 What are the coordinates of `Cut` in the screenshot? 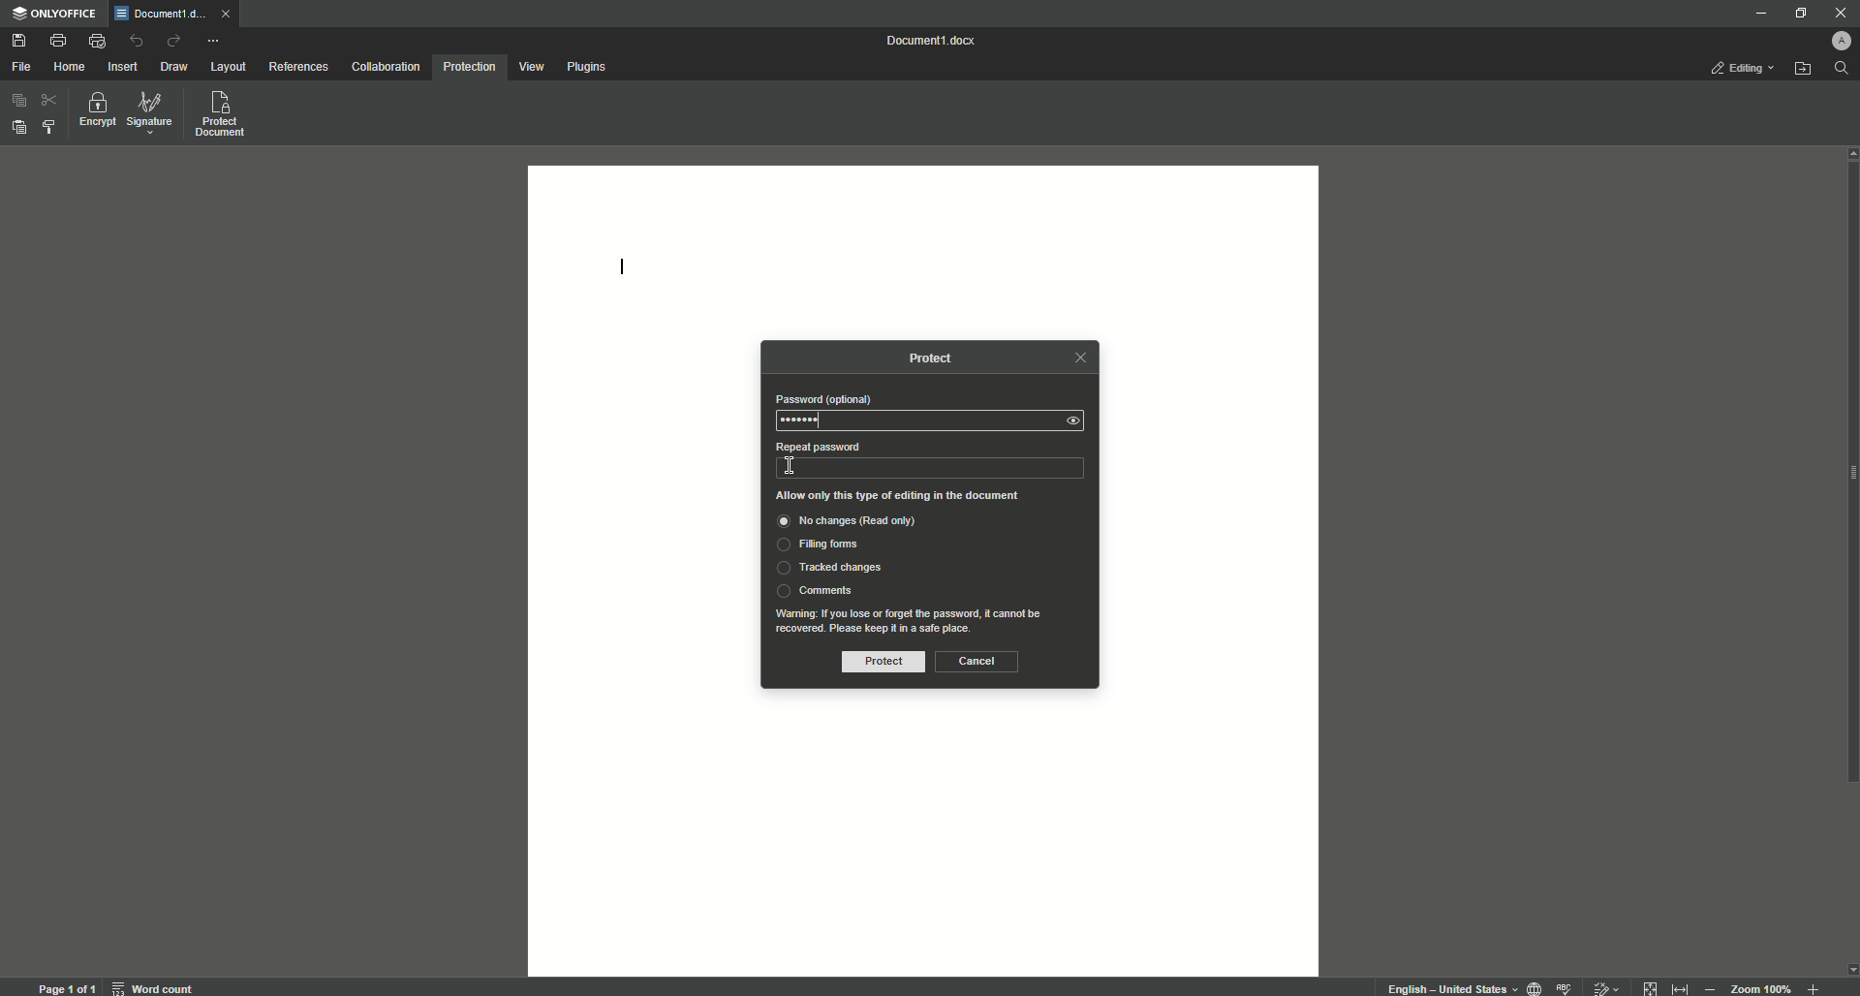 It's located at (47, 101).